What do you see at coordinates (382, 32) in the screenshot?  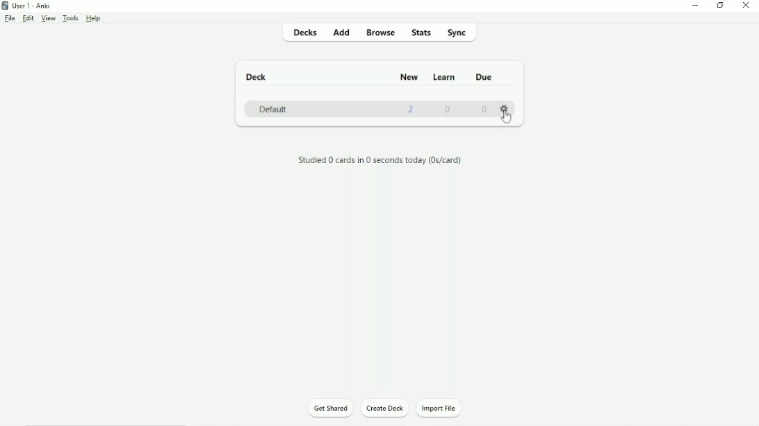 I see `Browse` at bounding box center [382, 32].